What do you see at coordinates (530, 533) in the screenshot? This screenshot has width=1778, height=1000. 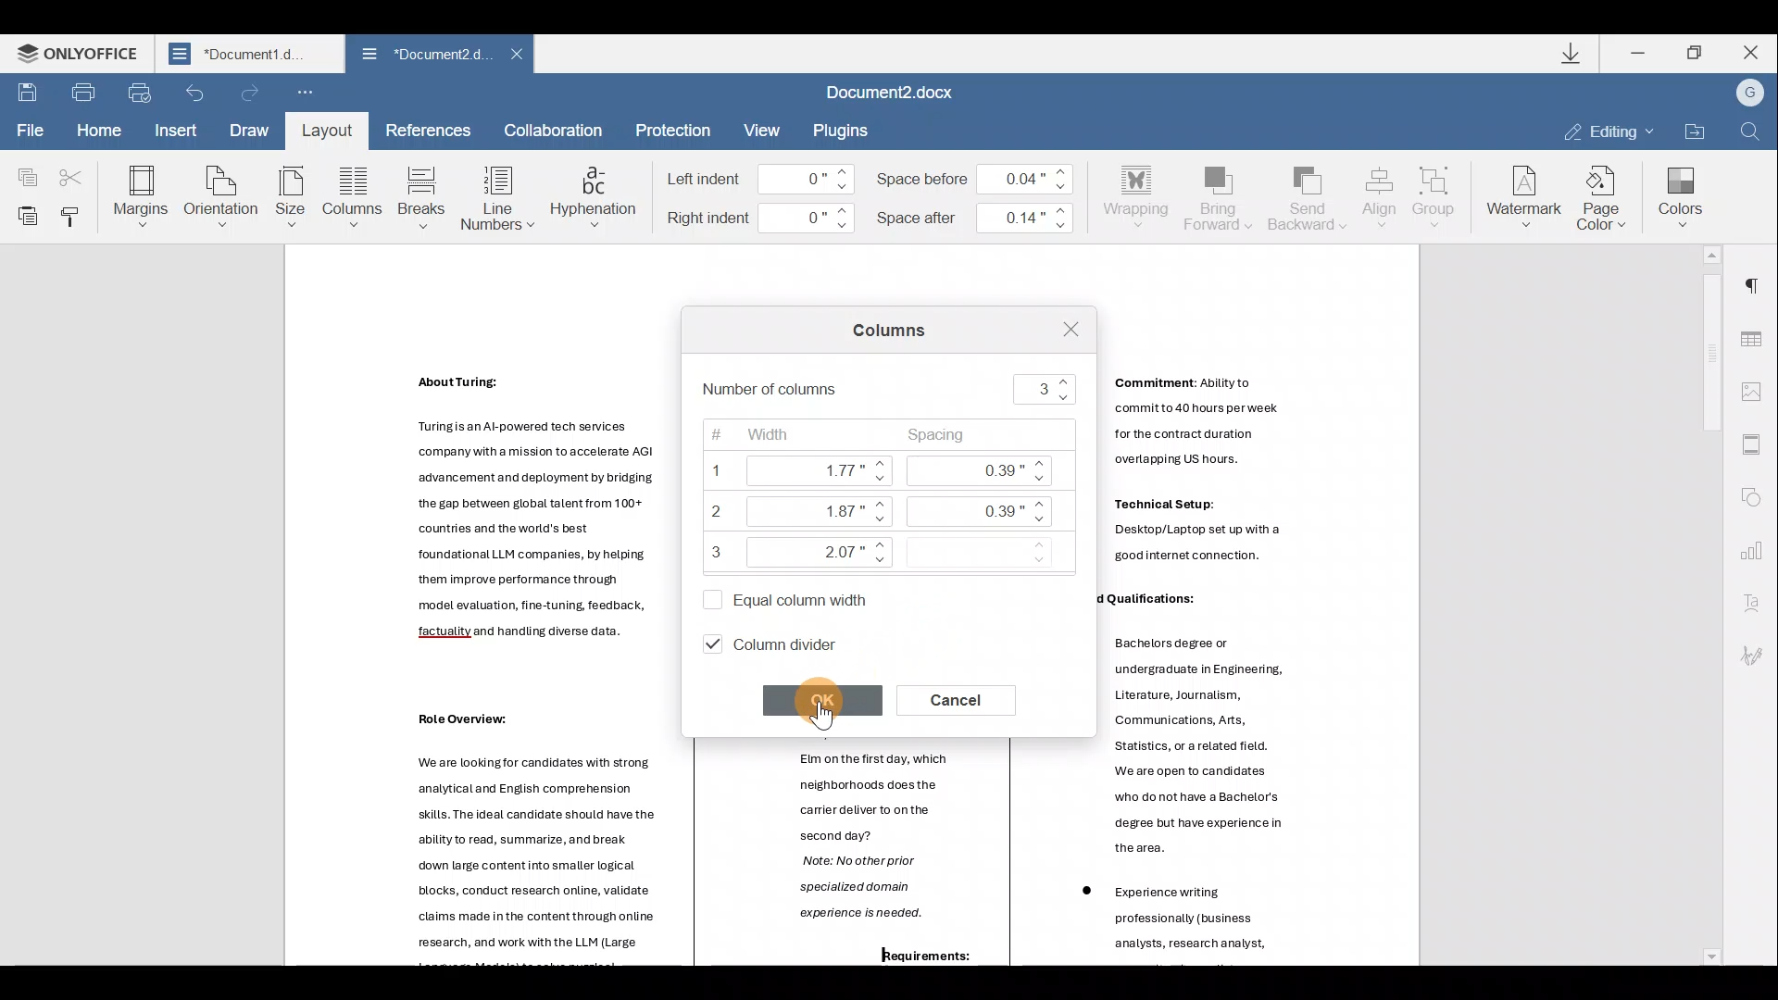 I see `` at bounding box center [530, 533].